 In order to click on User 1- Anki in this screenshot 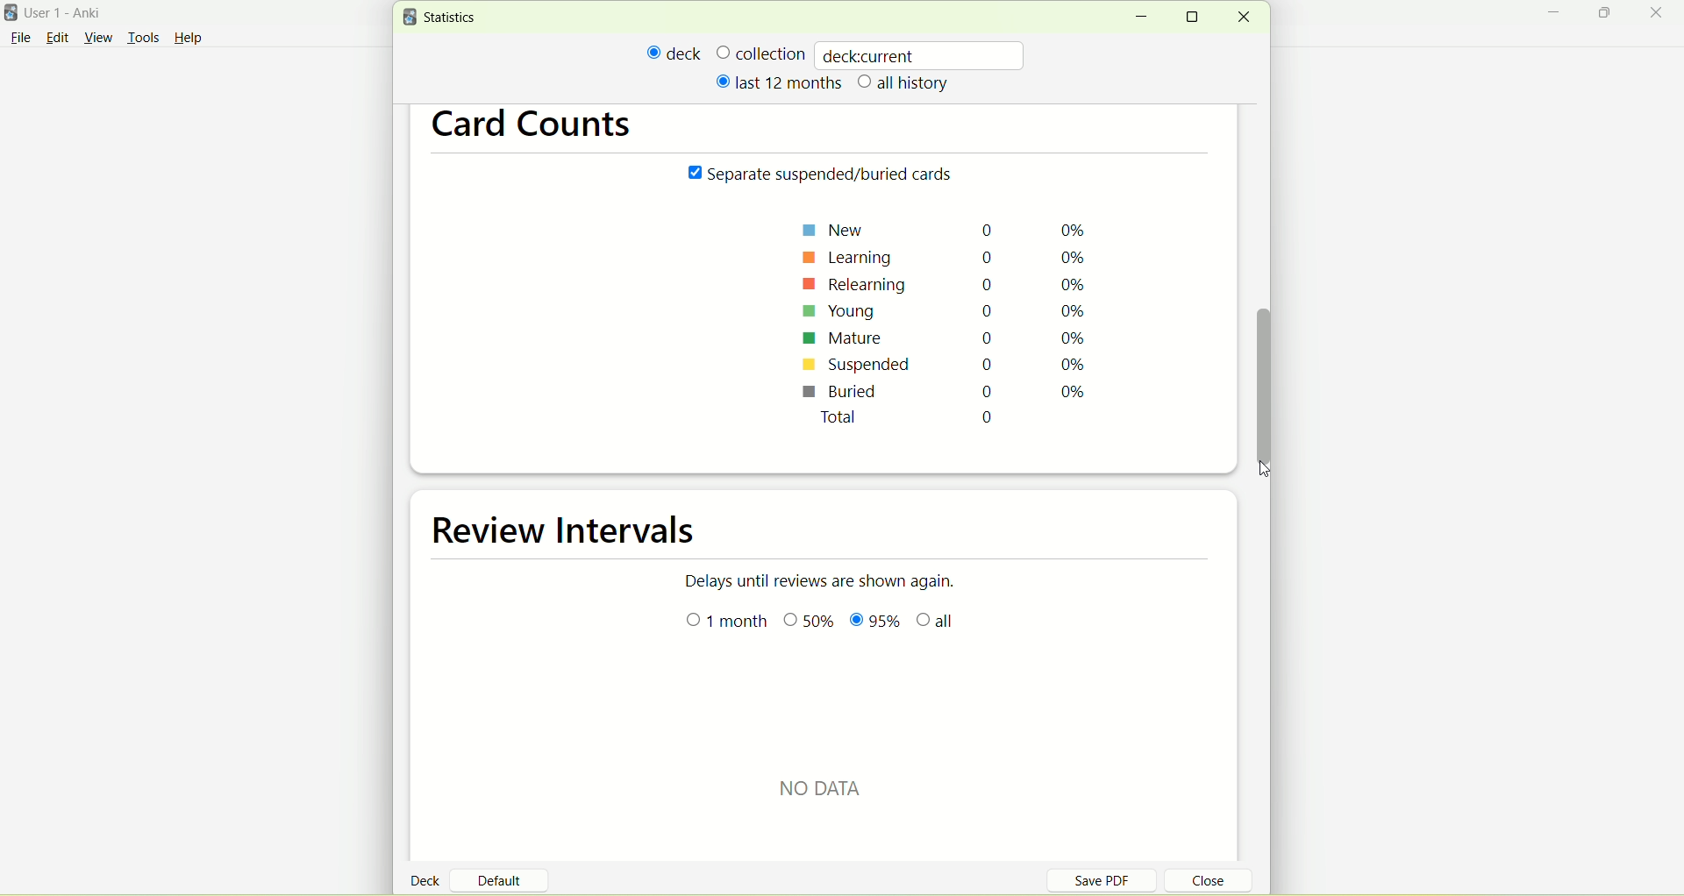, I will do `click(75, 16)`.